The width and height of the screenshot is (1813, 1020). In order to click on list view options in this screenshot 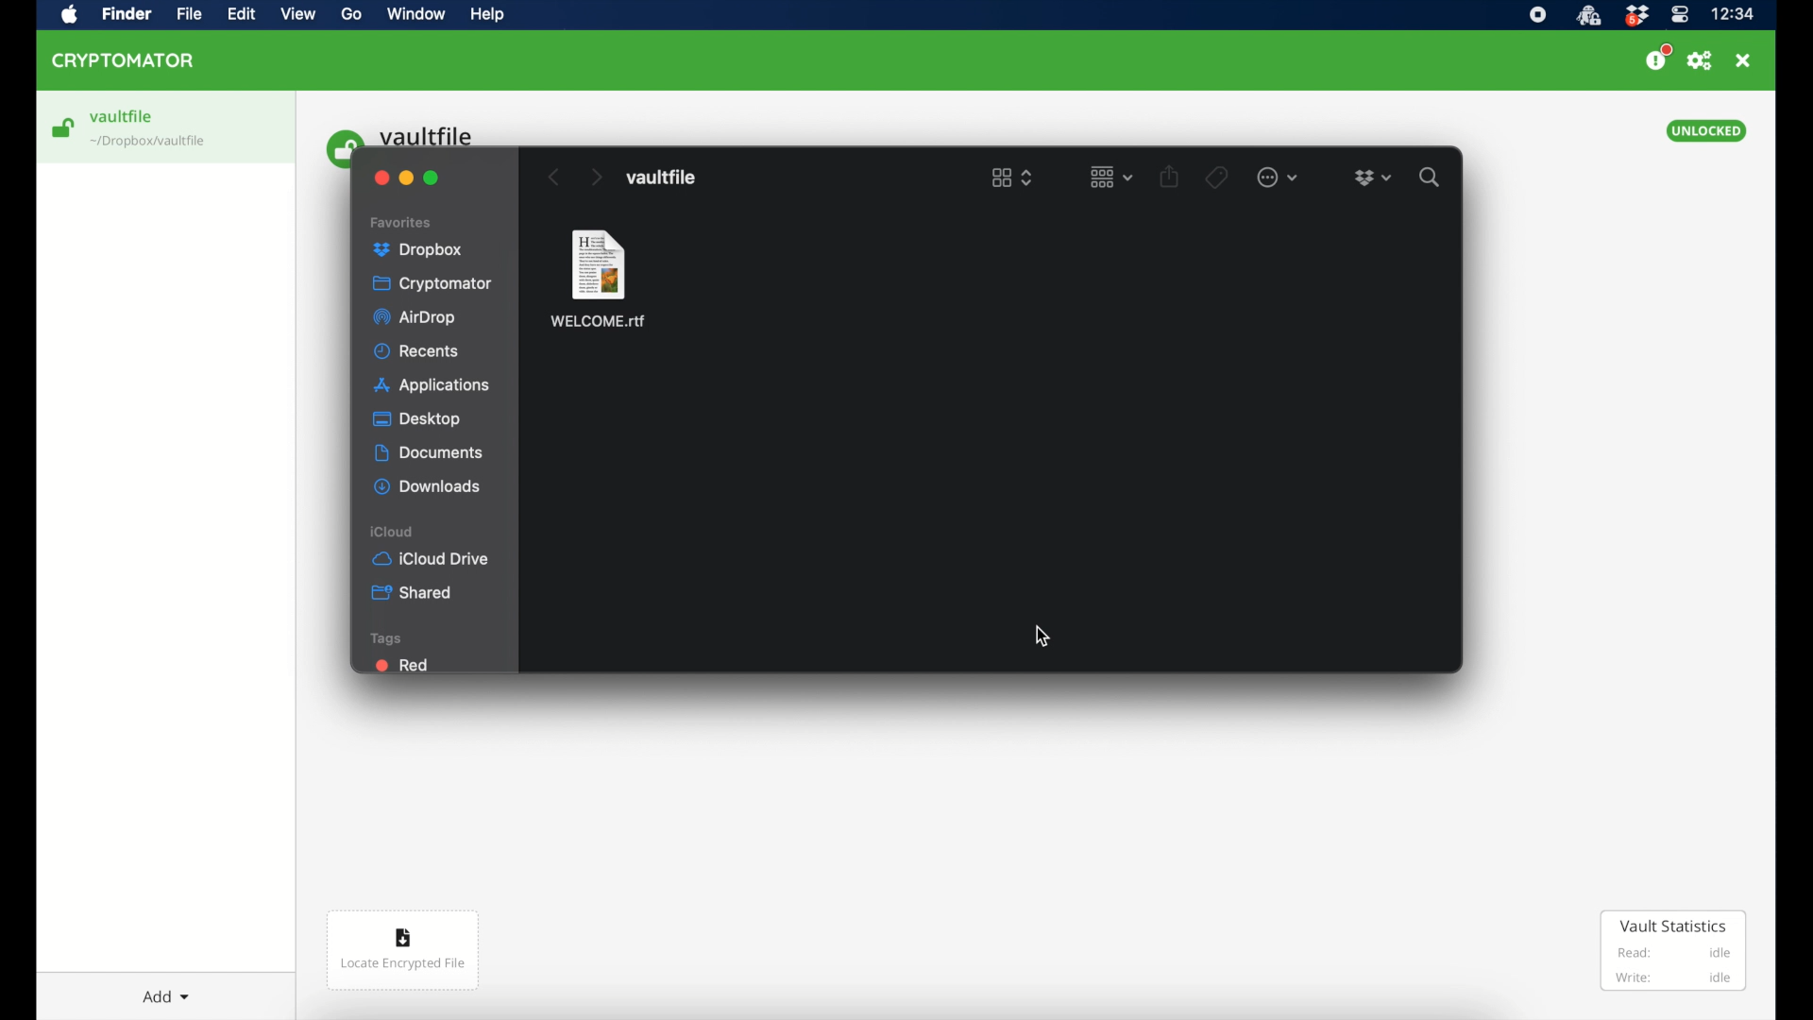, I will do `click(1012, 178)`.